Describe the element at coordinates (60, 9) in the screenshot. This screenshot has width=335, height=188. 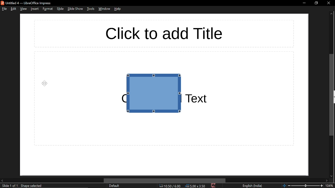
I see `slide` at that location.